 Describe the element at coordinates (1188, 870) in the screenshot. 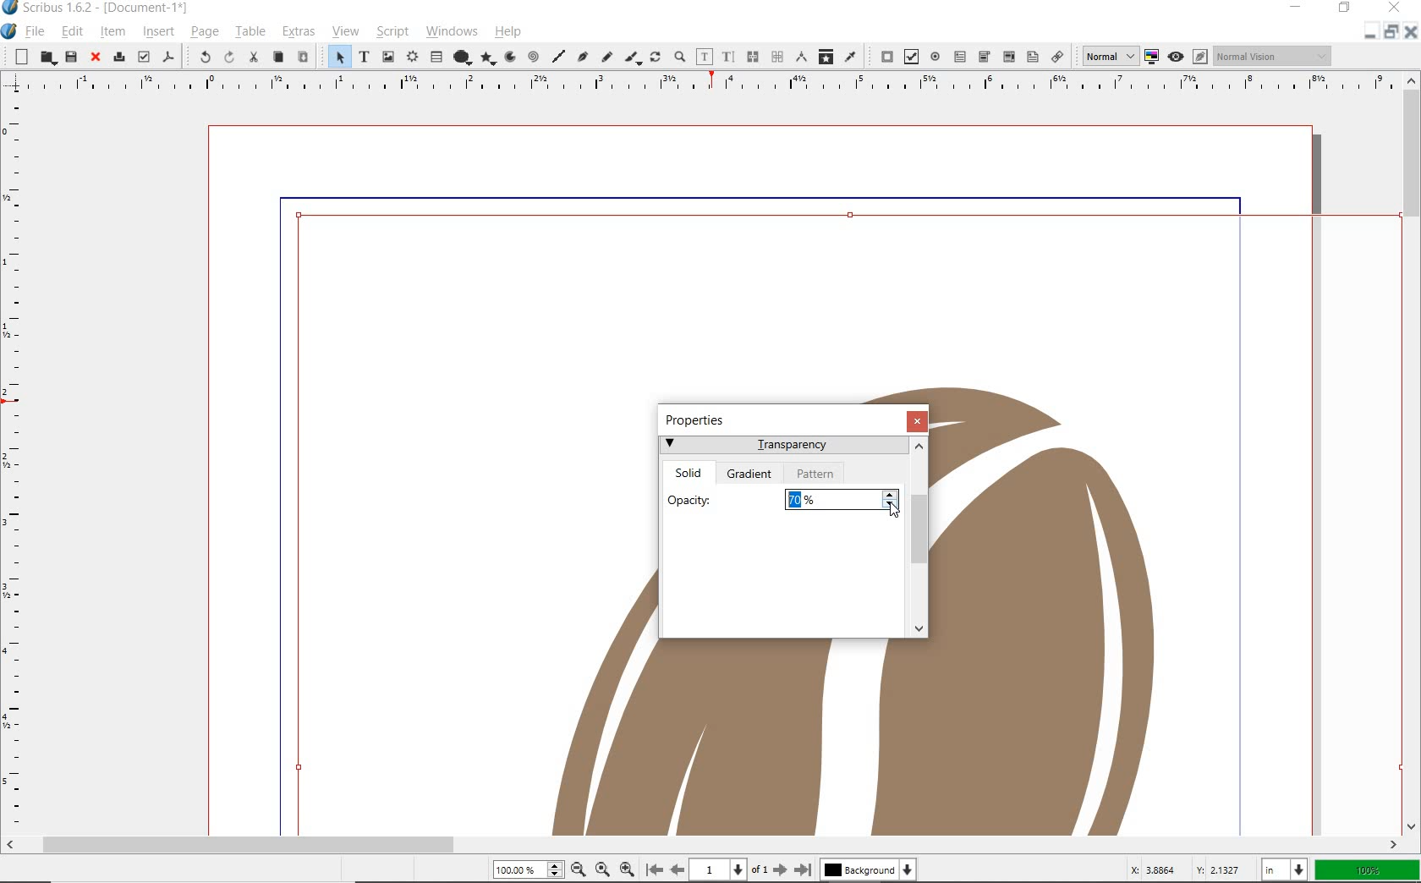

I see `cursor coordinates` at that location.